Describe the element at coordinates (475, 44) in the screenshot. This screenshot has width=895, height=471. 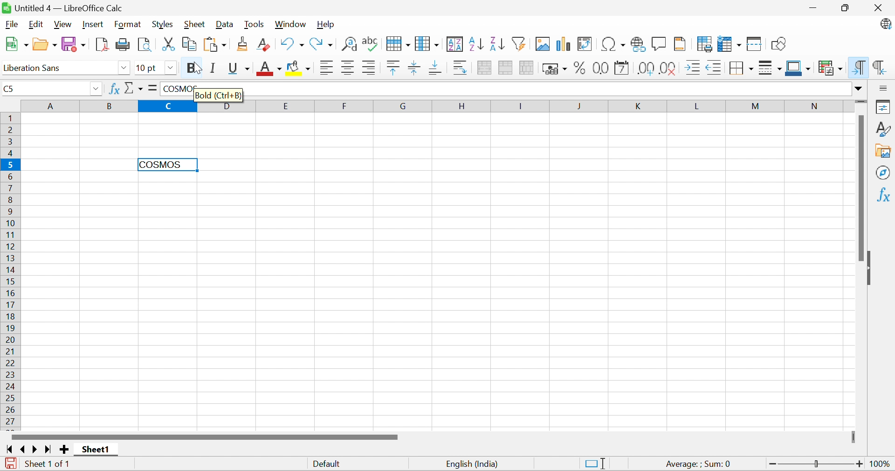
I see `Sort Ascending` at that location.